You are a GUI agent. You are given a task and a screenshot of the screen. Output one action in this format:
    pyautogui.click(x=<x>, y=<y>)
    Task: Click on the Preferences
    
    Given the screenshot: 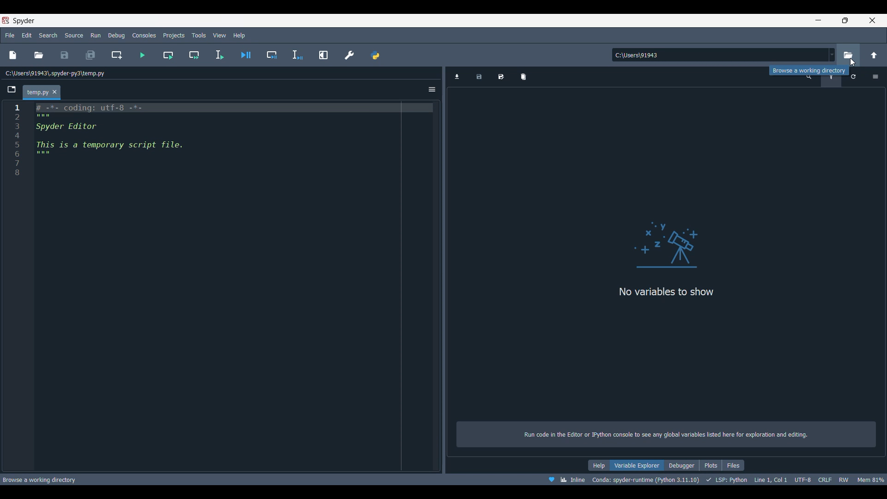 What is the action you would take?
    pyautogui.click(x=349, y=55)
    